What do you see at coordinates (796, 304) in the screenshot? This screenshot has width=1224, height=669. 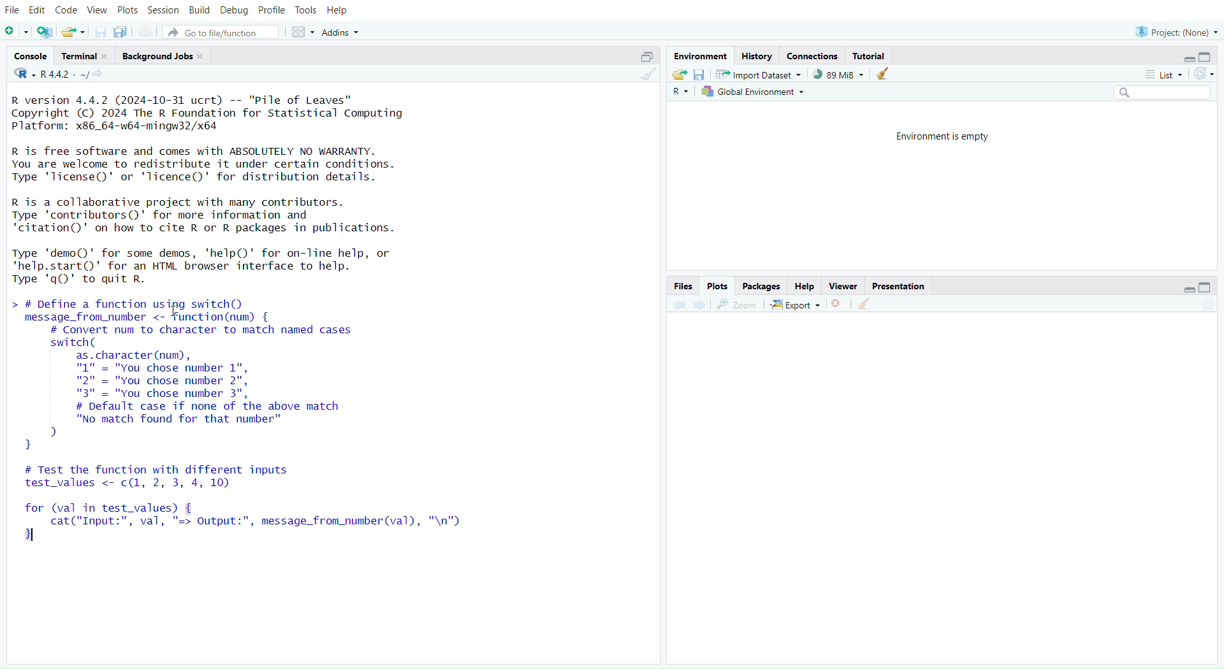 I see `Export` at bounding box center [796, 304].